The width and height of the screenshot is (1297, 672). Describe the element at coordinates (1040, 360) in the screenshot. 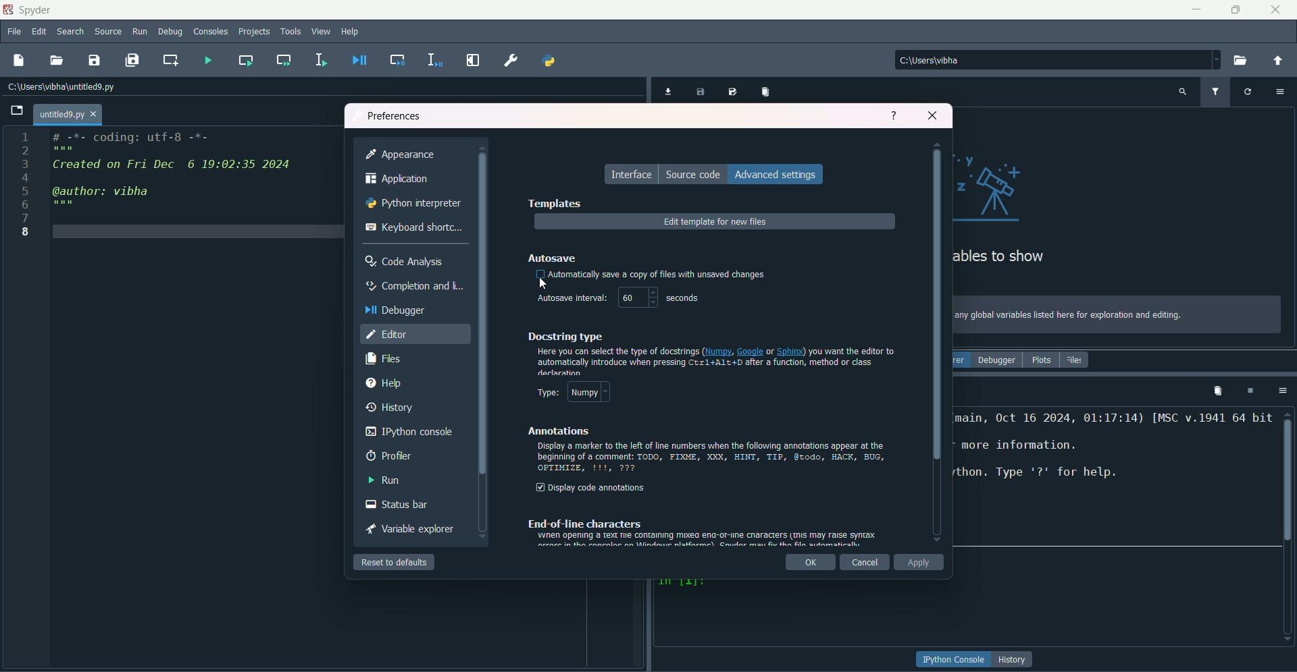

I see `plots` at that location.